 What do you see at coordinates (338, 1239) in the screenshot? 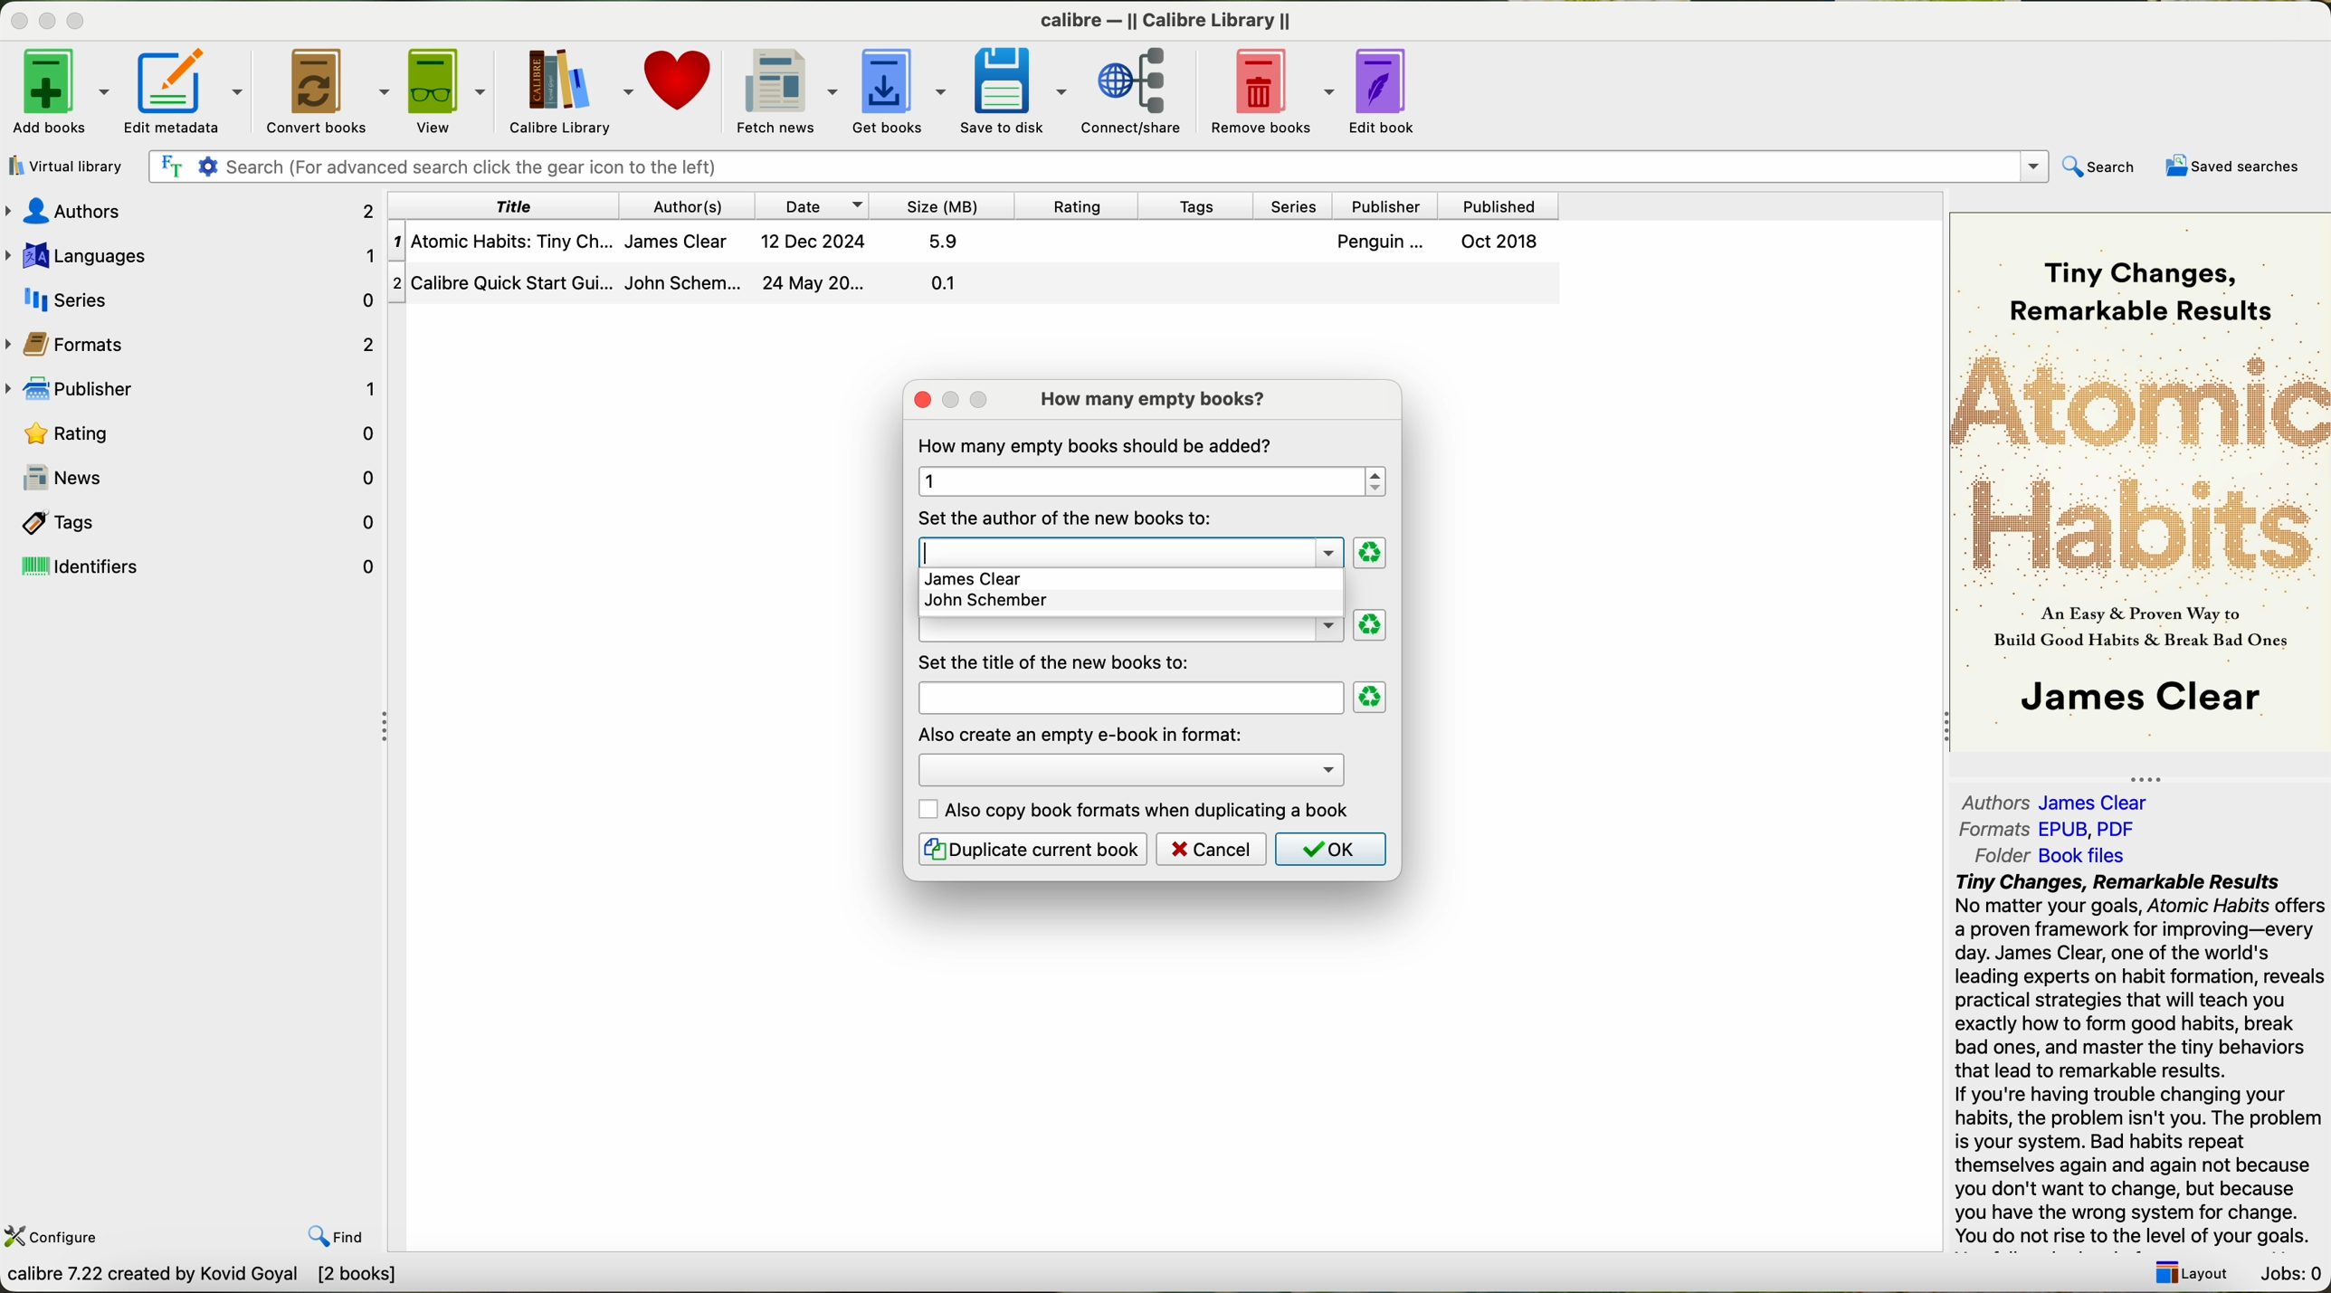
I see `find` at bounding box center [338, 1239].